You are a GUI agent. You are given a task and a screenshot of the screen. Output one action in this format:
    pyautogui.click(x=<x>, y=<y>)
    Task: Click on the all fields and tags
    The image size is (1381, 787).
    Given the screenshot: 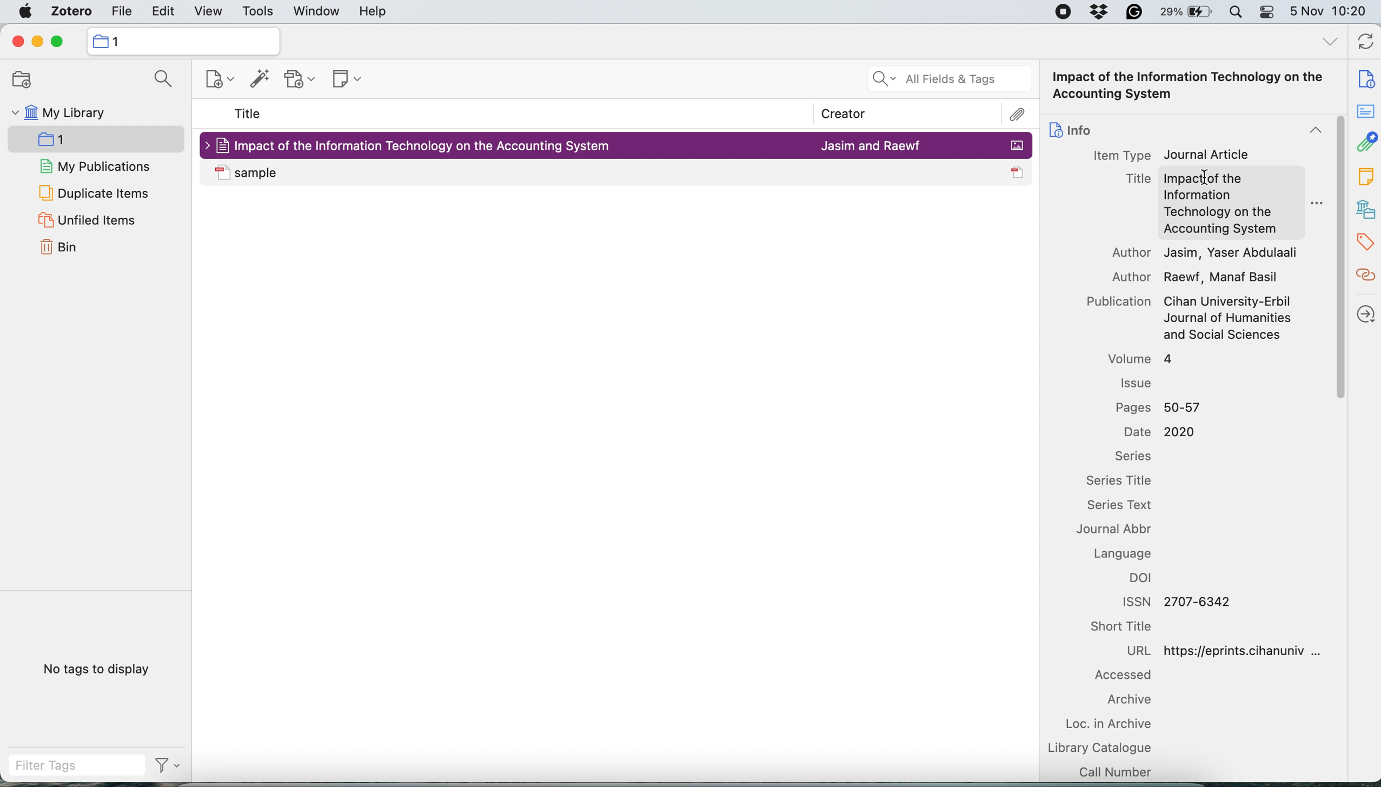 What is the action you would take?
    pyautogui.click(x=946, y=79)
    